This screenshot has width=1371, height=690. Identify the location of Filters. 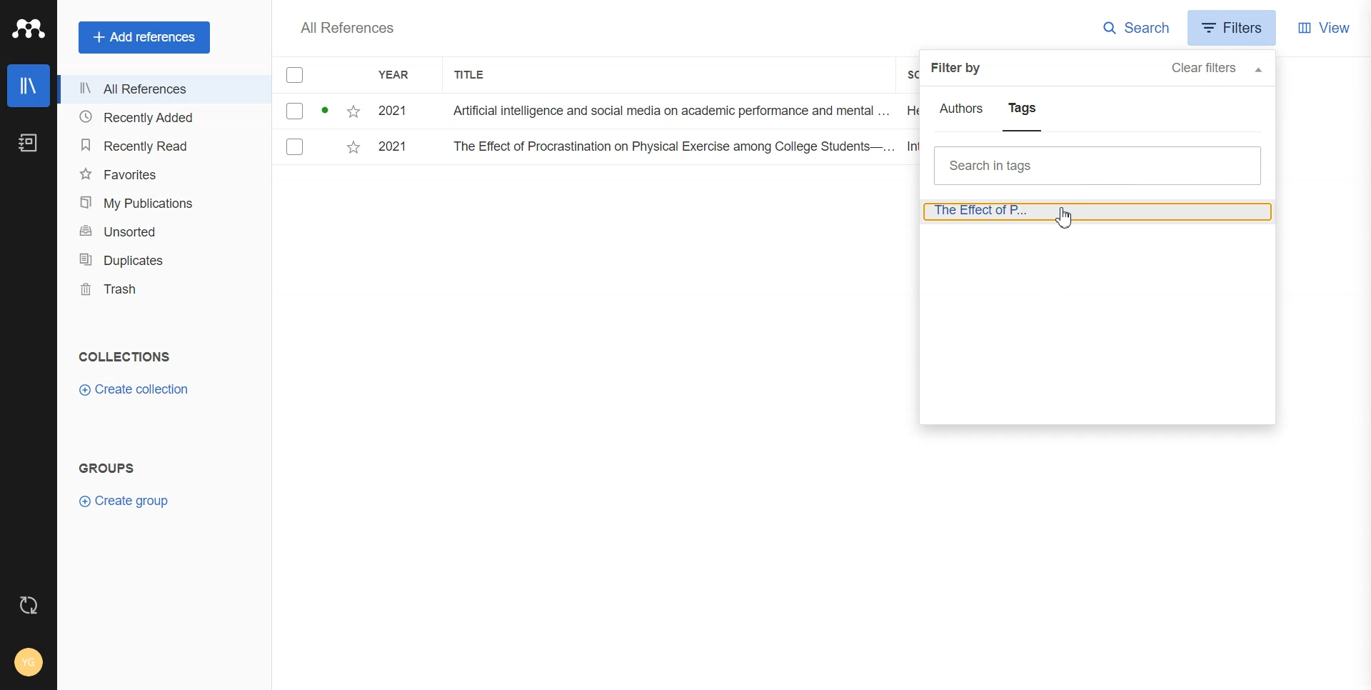
(1232, 31).